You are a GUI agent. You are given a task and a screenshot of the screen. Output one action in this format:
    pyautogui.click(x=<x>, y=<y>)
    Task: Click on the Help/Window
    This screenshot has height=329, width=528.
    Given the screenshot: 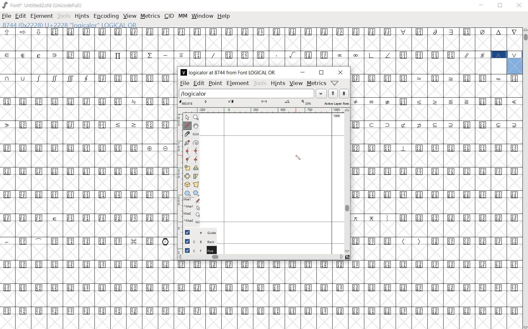 What is the action you would take?
    pyautogui.click(x=334, y=83)
    